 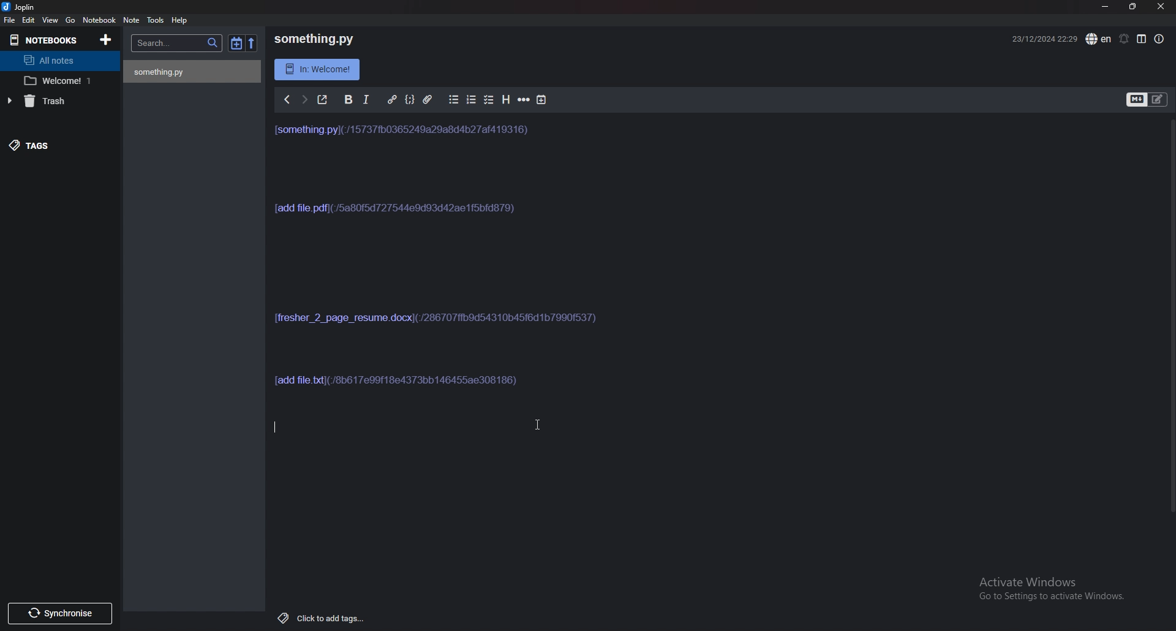 I want to click on Minimize, so click(x=1106, y=7).